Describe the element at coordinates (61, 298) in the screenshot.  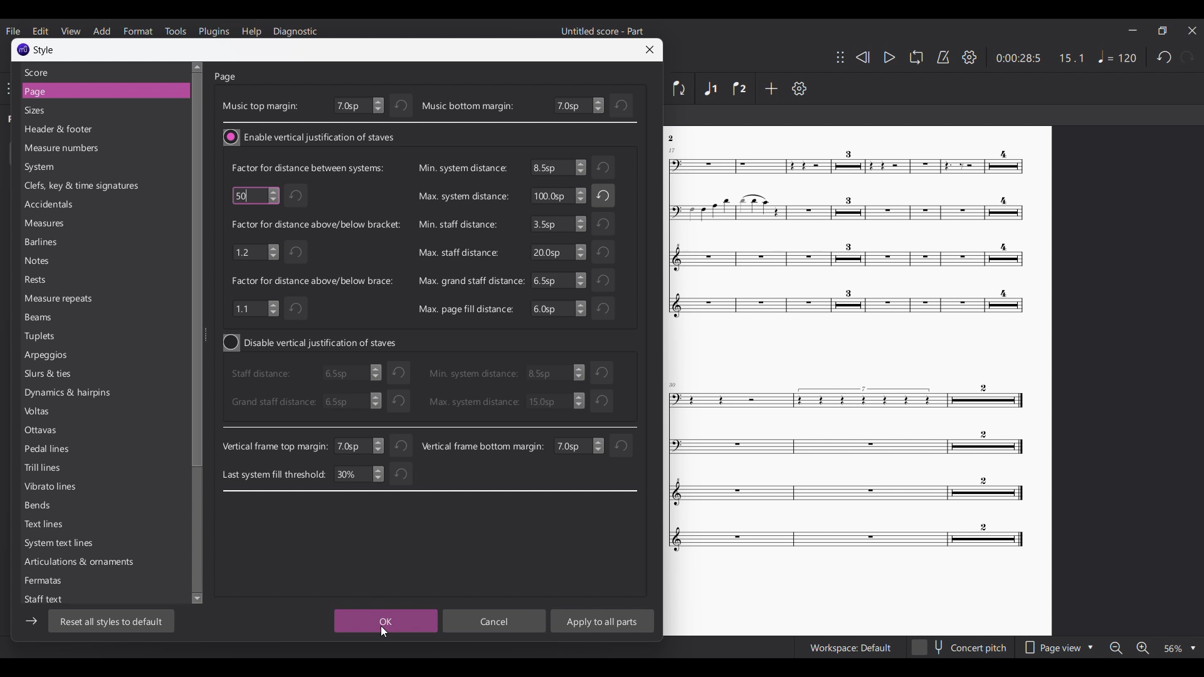
I see `Measure repeats` at that location.